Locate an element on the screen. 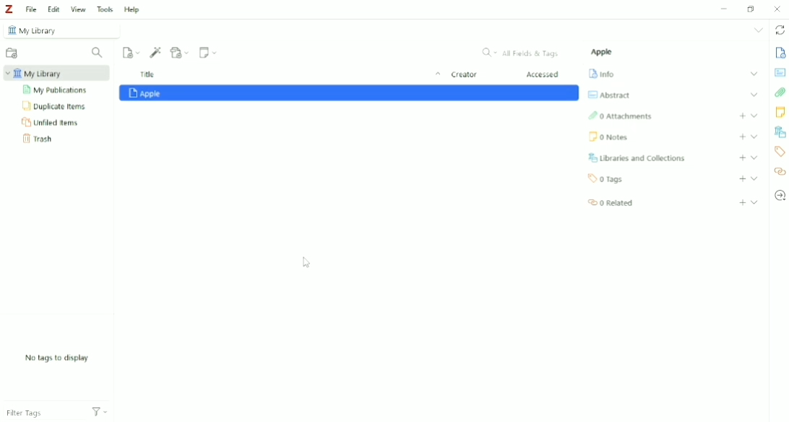 The width and height of the screenshot is (789, 422). Related is located at coordinates (611, 203).